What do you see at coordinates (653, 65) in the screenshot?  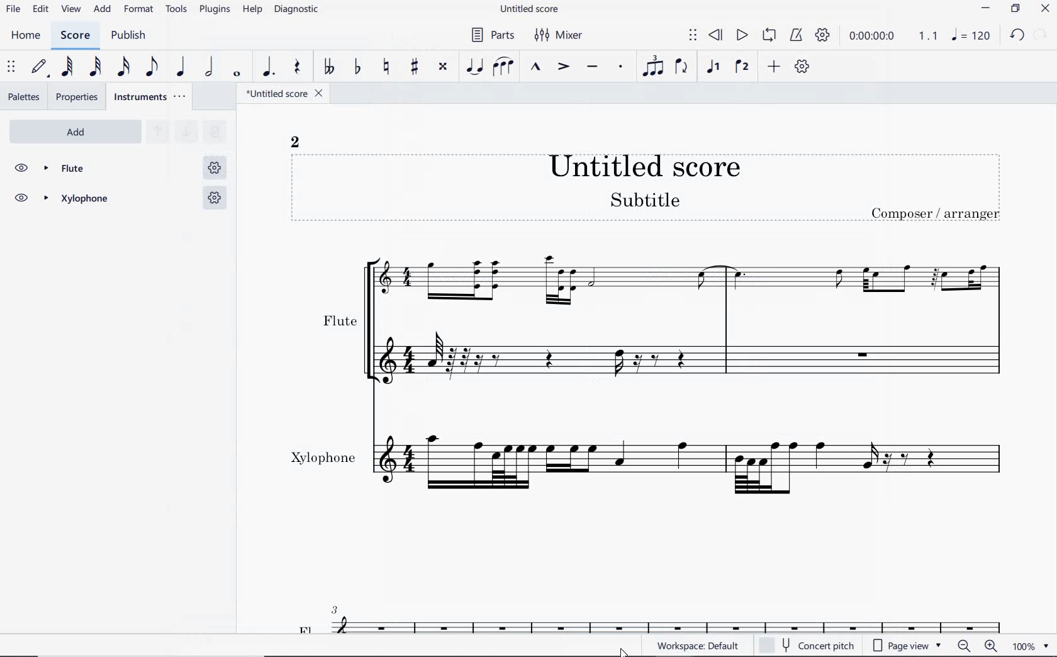 I see `TUPLET` at bounding box center [653, 65].